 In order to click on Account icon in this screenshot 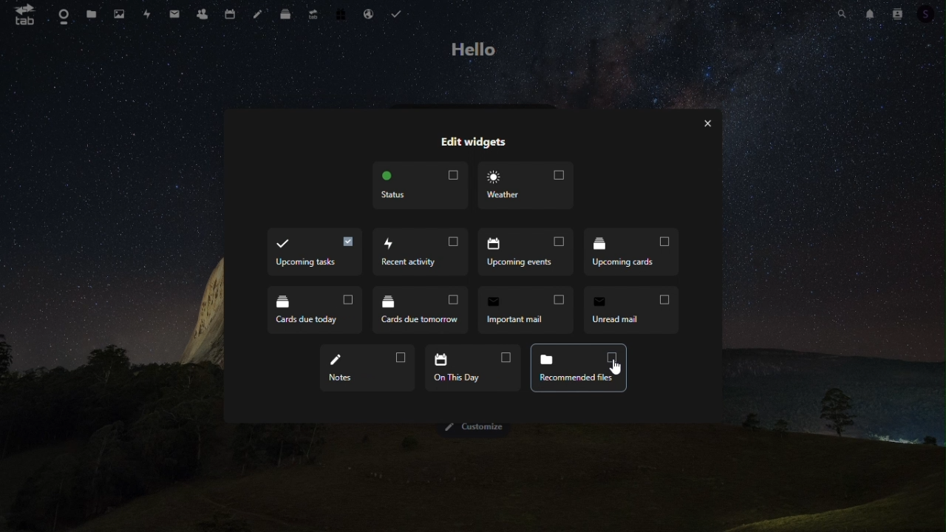, I will do `click(928, 14)`.